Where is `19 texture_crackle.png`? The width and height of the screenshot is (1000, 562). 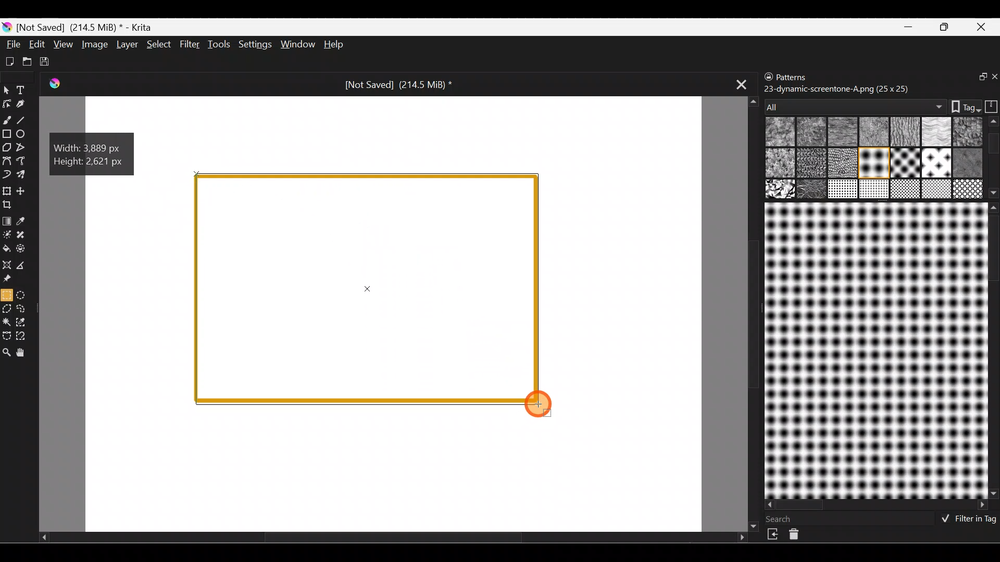 19 texture_crackle.png is located at coordinates (936, 189).